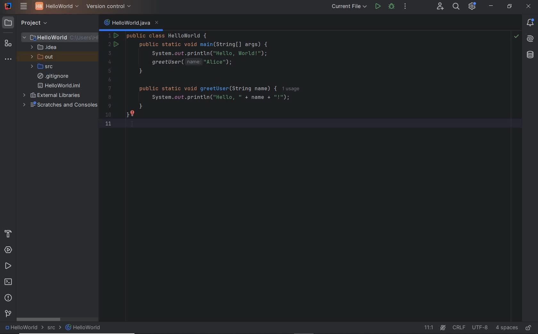  I want to click on Updates and project settings, so click(473, 7).